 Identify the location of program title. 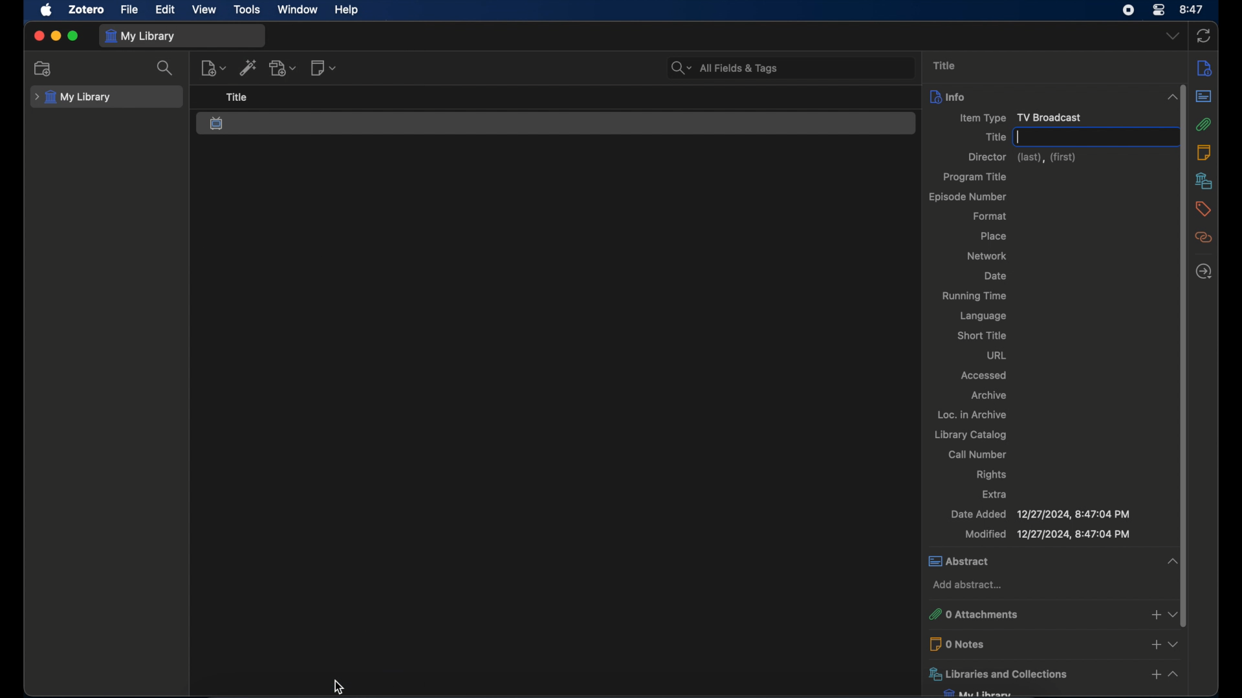
(977, 177).